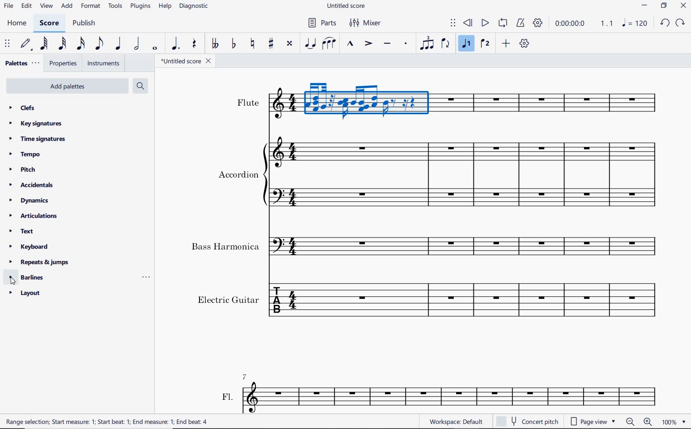  Describe the element at coordinates (193, 44) in the screenshot. I see `rest` at that location.